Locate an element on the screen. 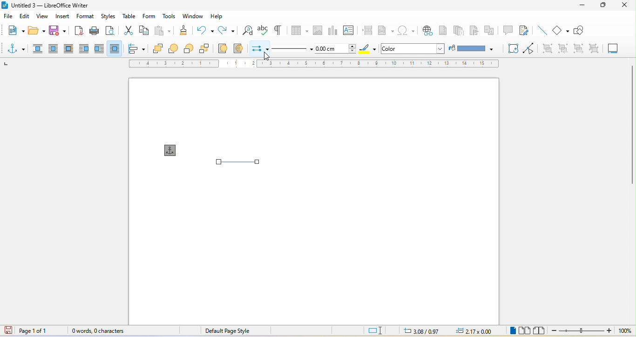 This screenshot has height=337, width=636. toggle point edit mode is located at coordinates (532, 48).